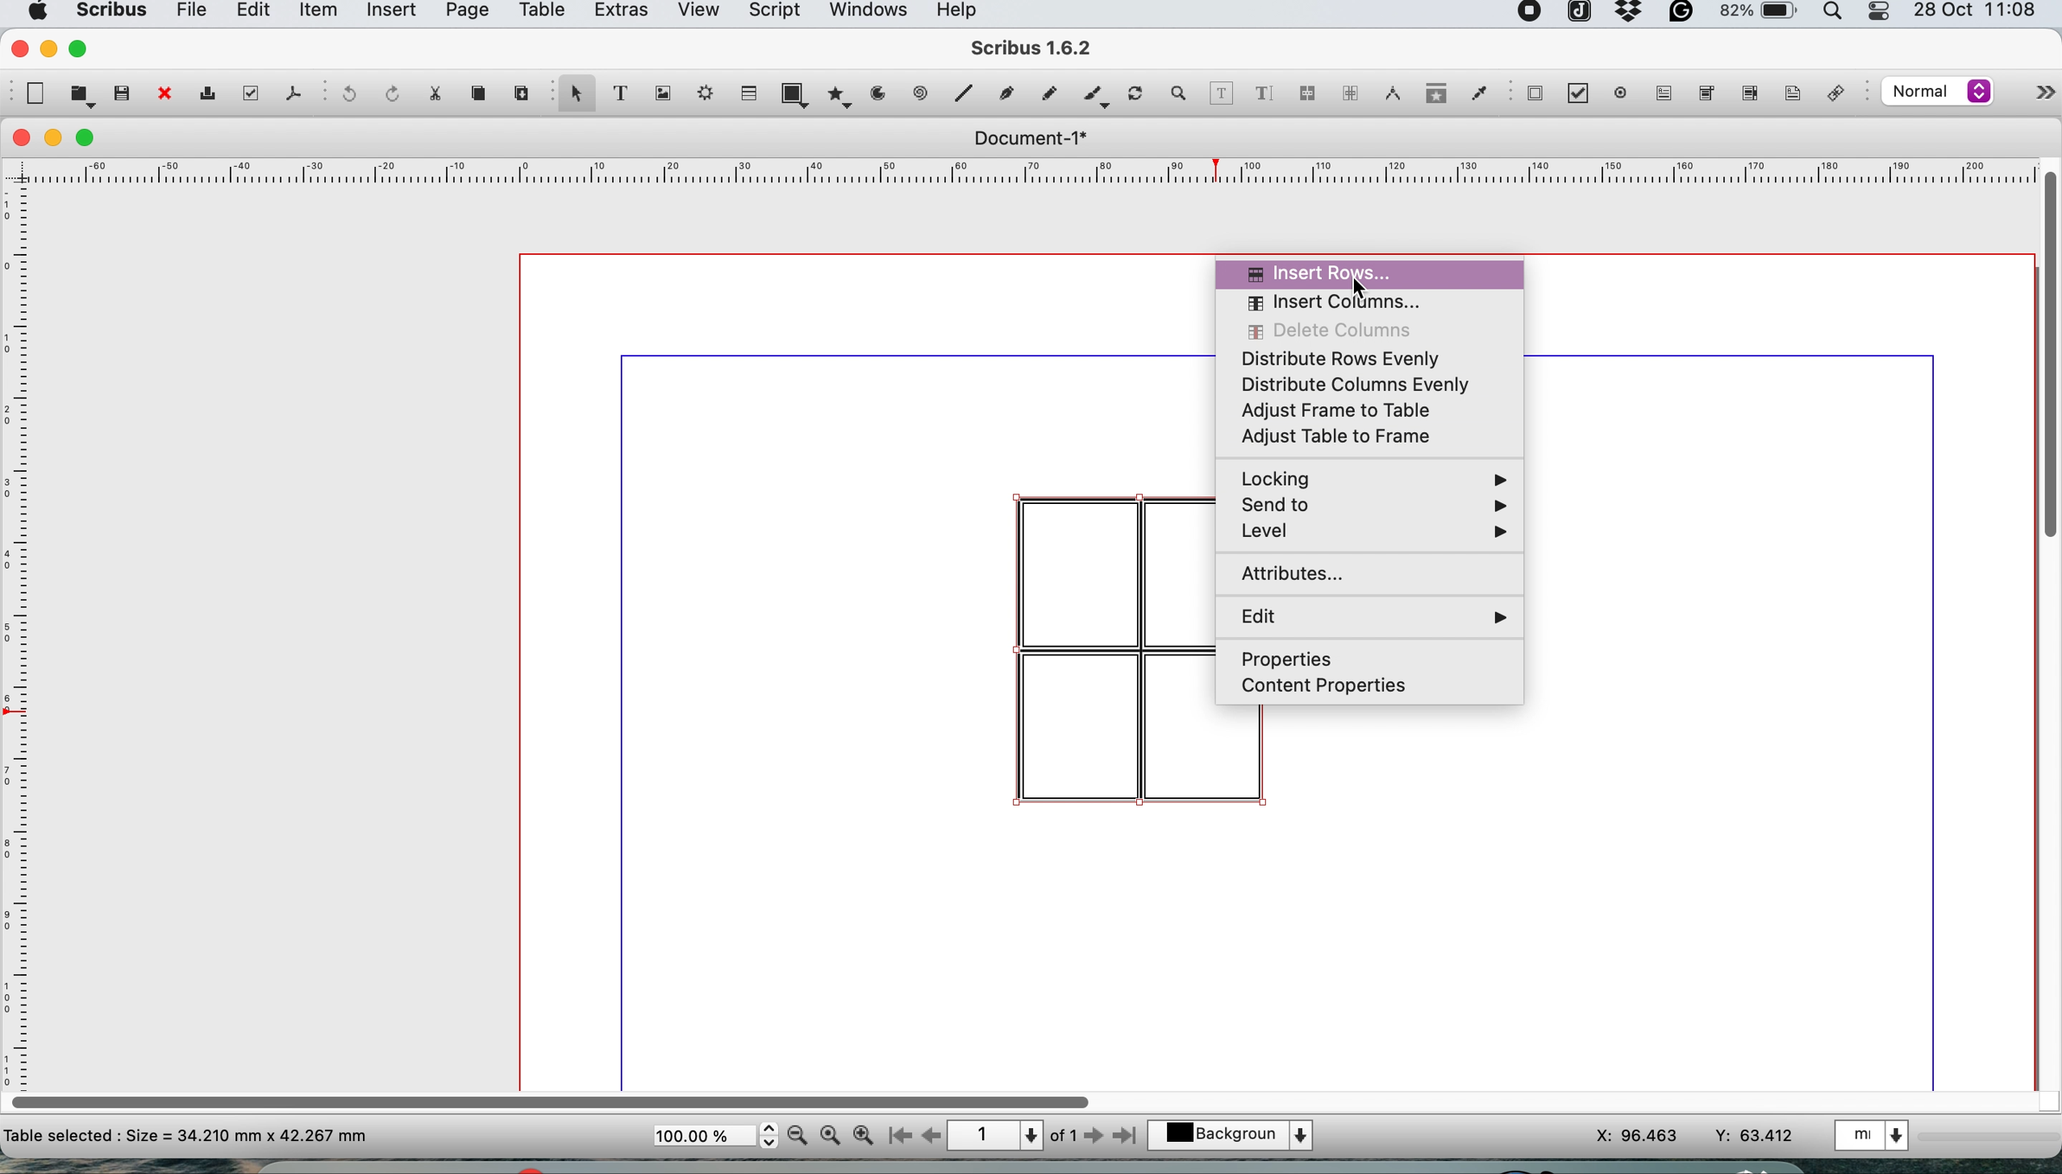 The width and height of the screenshot is (2062, 1174). What do you see at coordinates (1138, 95) in the screenshot?
I see `rotate` at bounding box center [1138, 95].